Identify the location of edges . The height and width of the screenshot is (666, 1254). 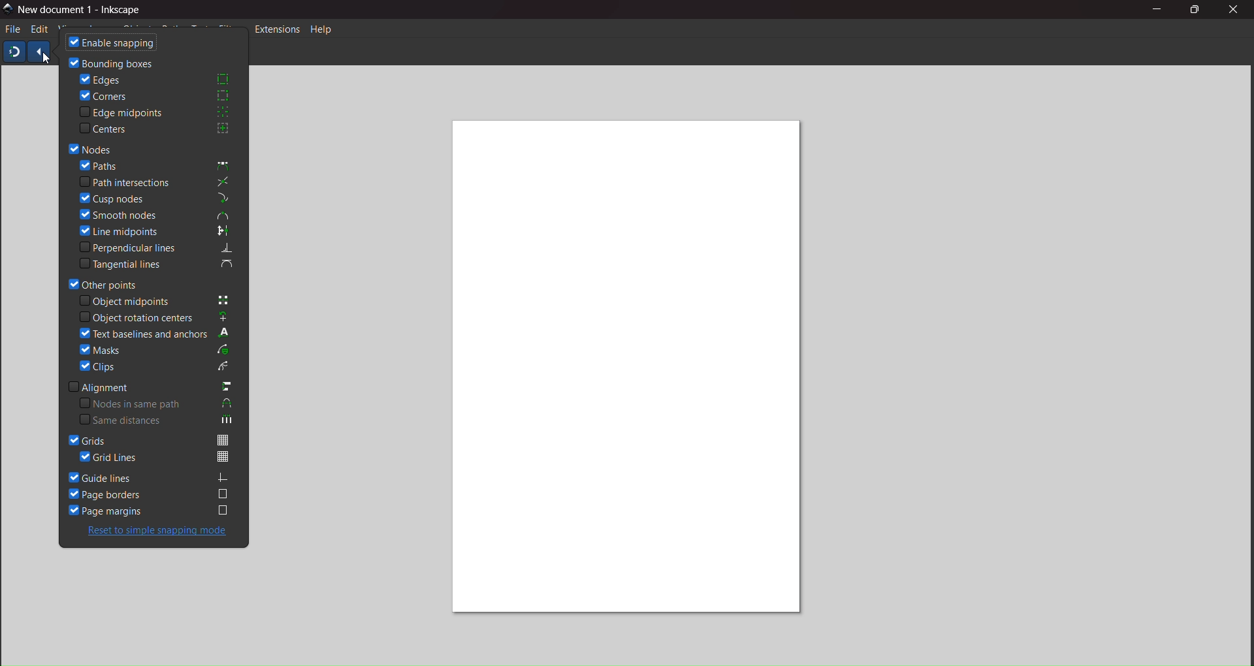
(155, 79).